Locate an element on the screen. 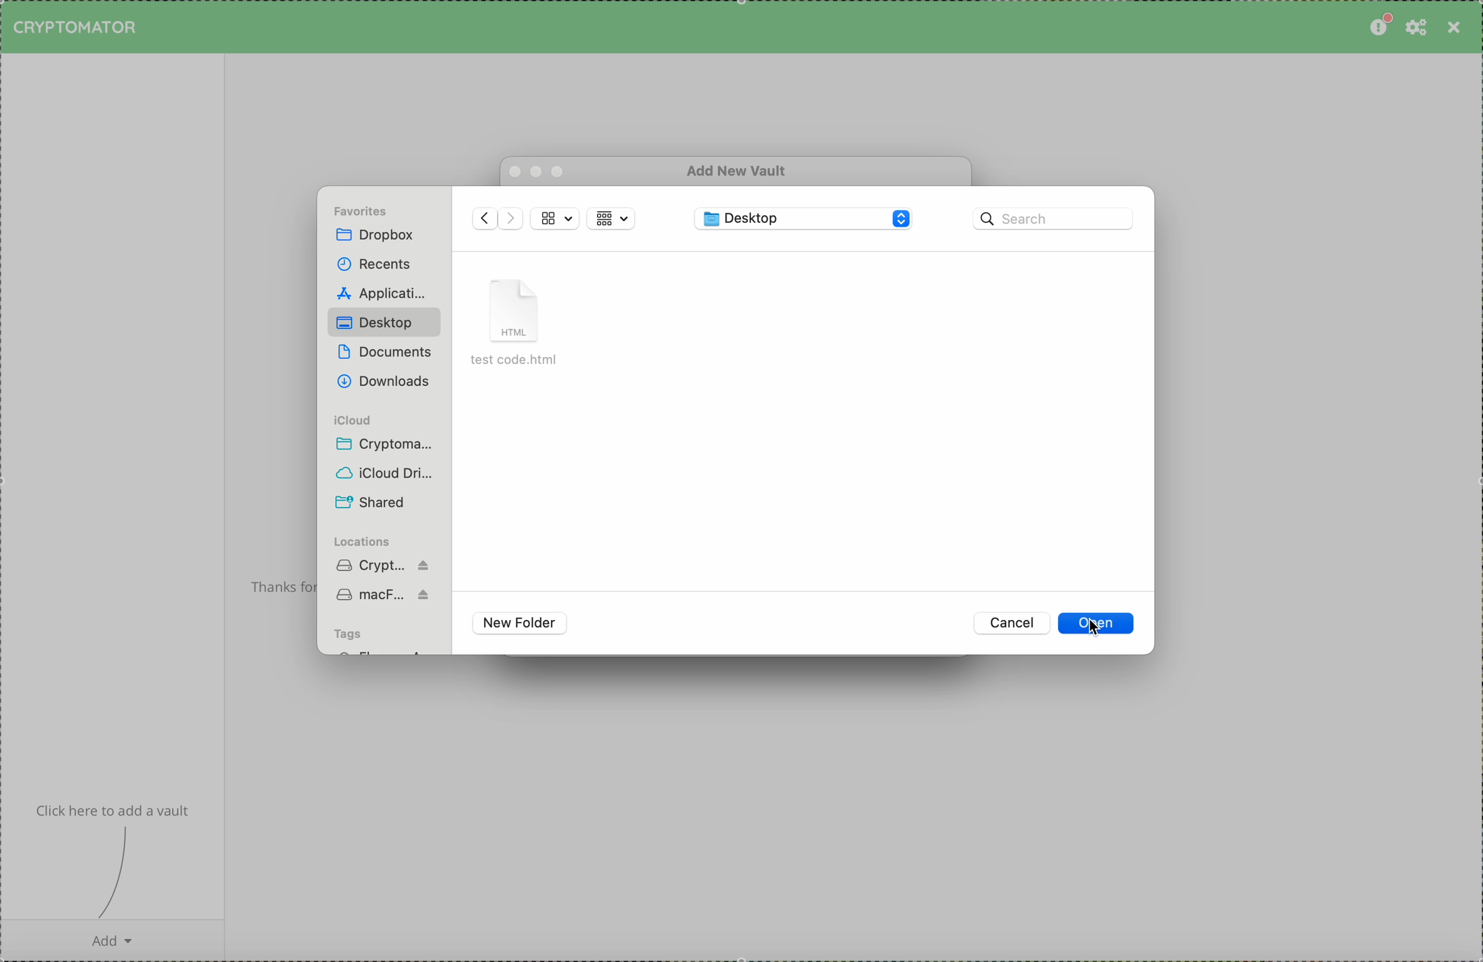 This screenshot has height=962, width=1483. recents is located at coordinates (376, 263).